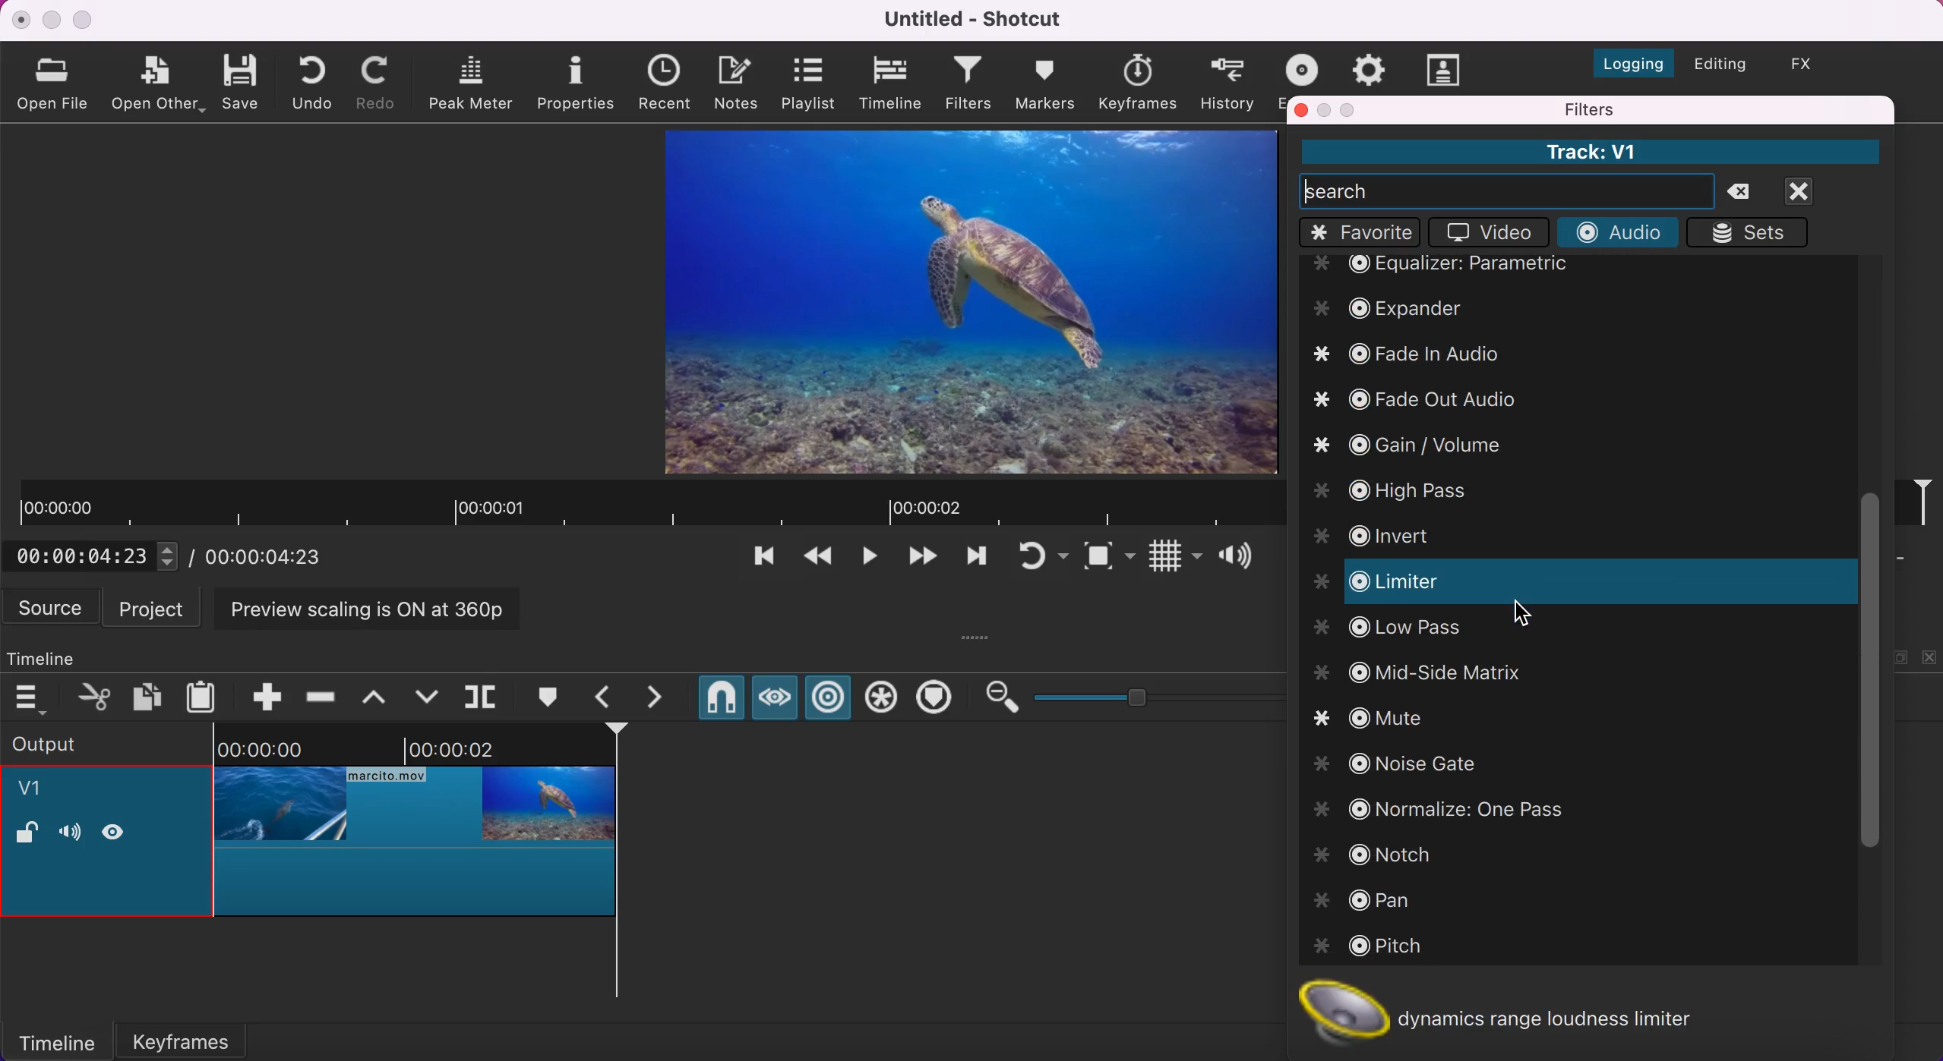 The image size is (1943, 1061). I want to click on lift, so click(381, 696).